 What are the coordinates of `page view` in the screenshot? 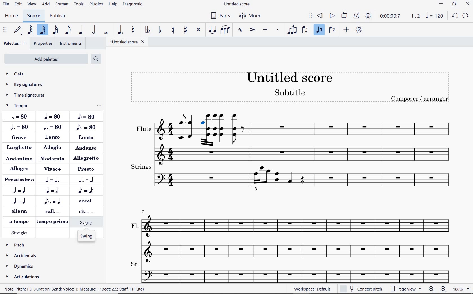 It's located at (405, 288).